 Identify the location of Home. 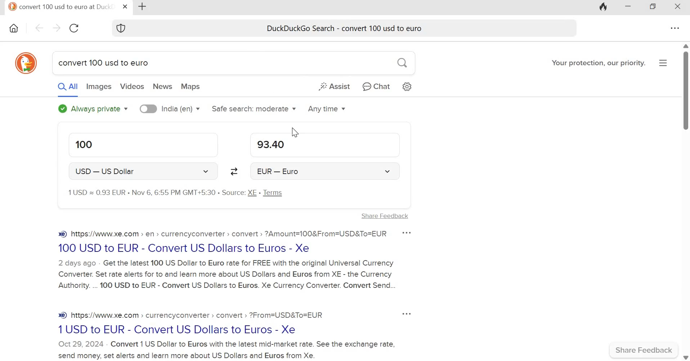
(14, 27).